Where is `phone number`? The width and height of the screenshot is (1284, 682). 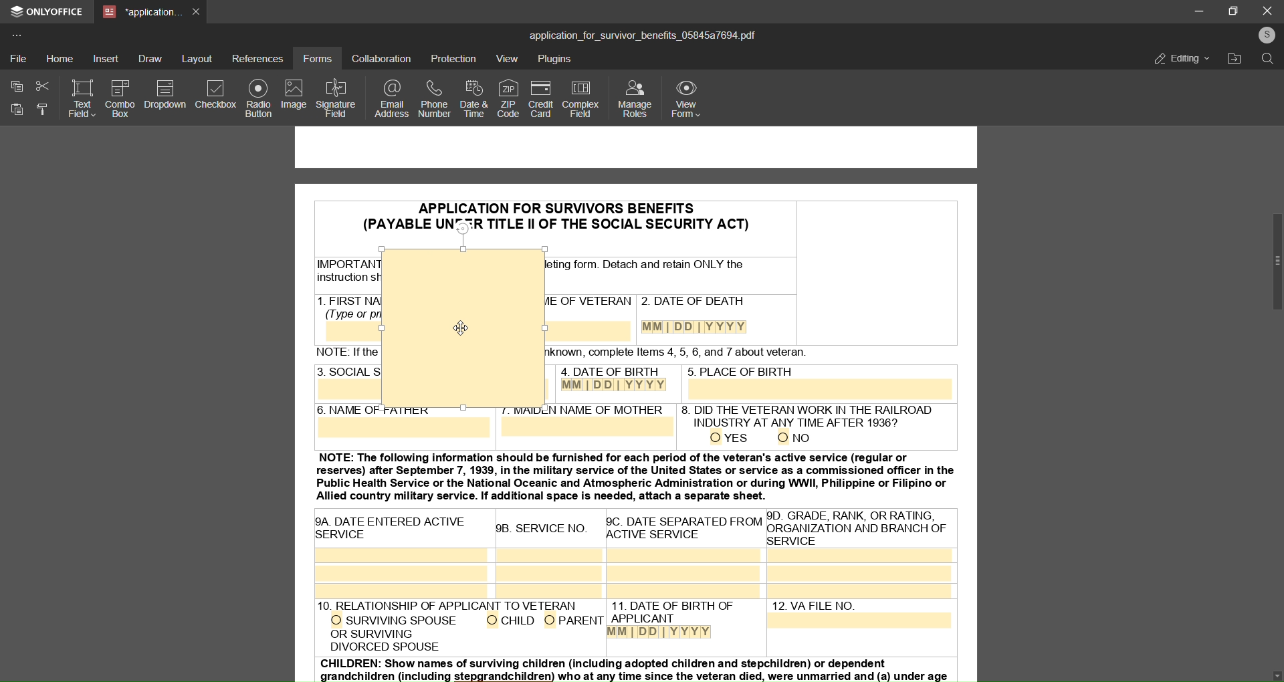 phone number is located at coordinates (432, 100).